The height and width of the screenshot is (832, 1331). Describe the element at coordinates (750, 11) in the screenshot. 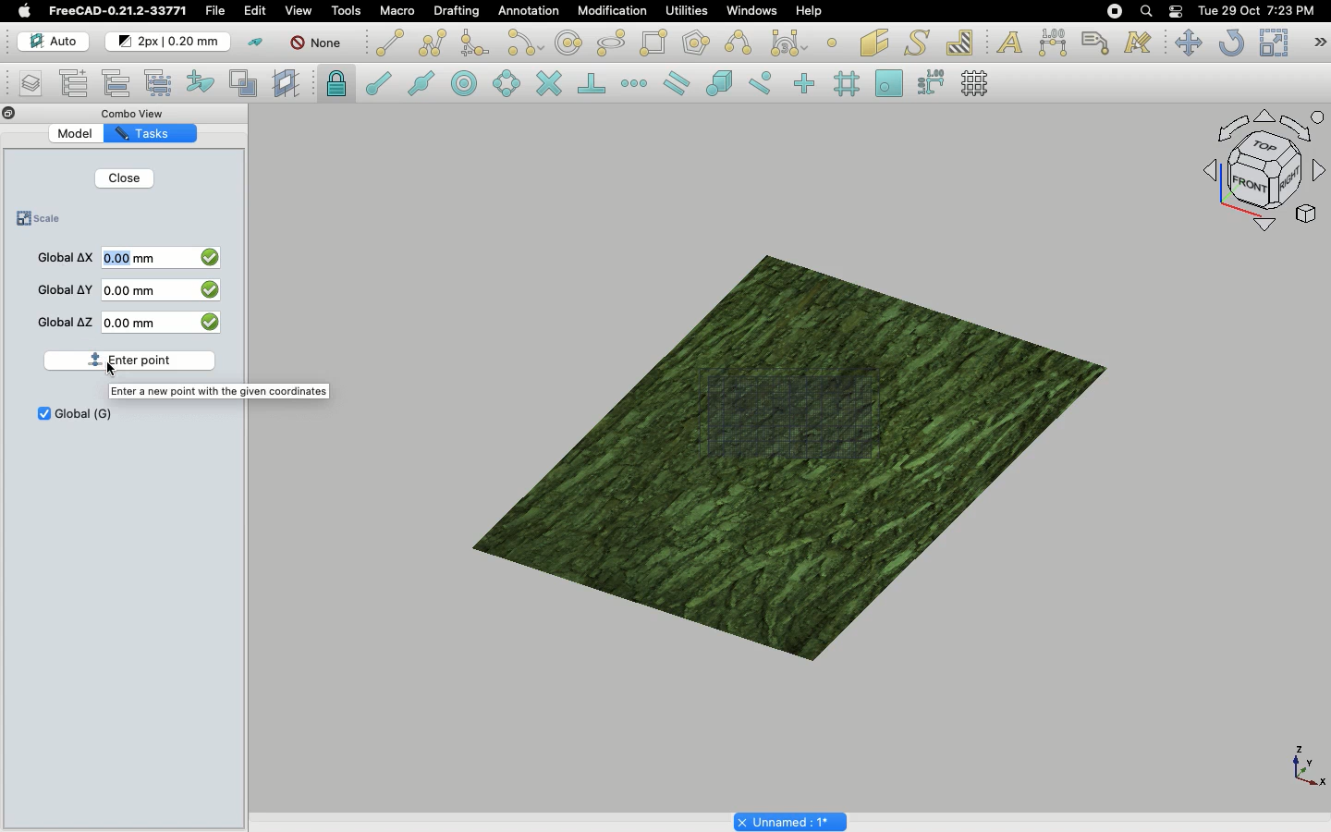

I see `Windows` at that location.